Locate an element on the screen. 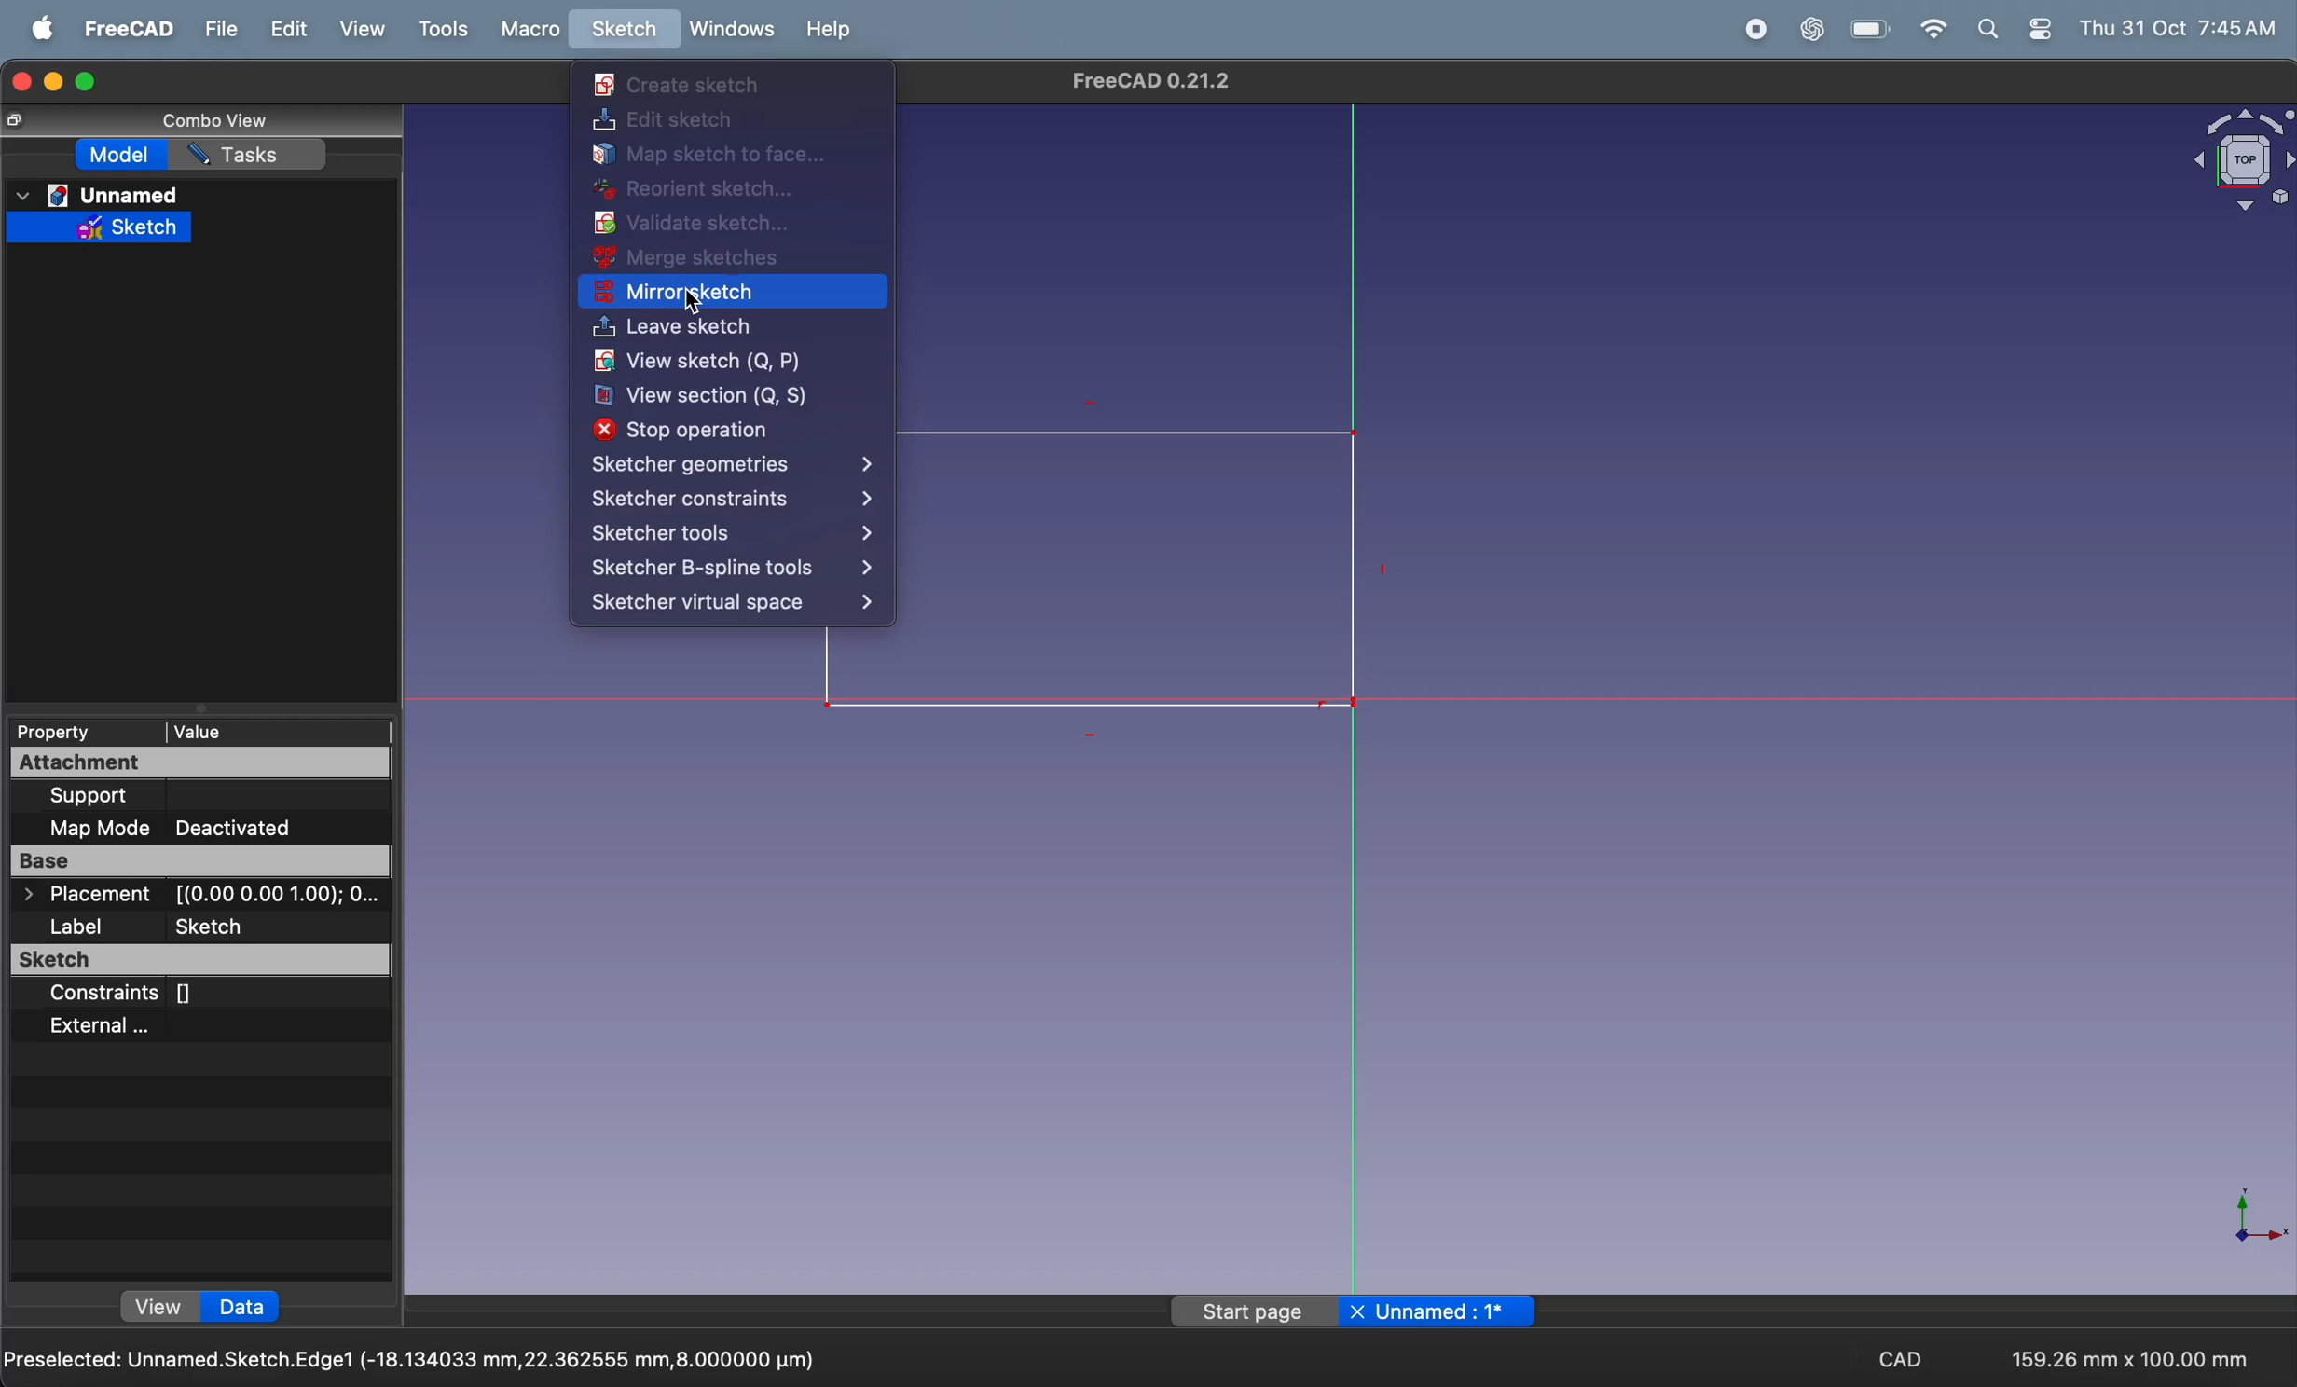 Image resolution: width=2297 pixels, height=1387 pixels. tools is located at coordinates (438, 32).